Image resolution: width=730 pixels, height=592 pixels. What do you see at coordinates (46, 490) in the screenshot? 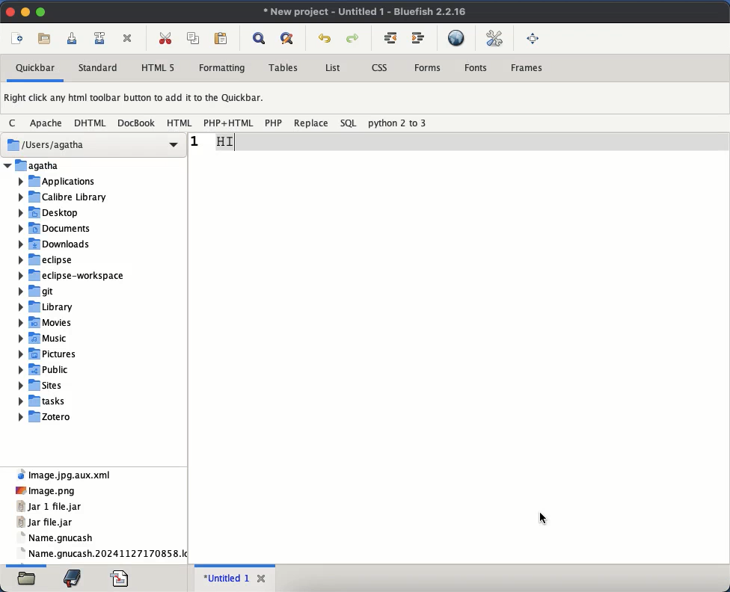
I see `png` at bounding box center [46, 490].